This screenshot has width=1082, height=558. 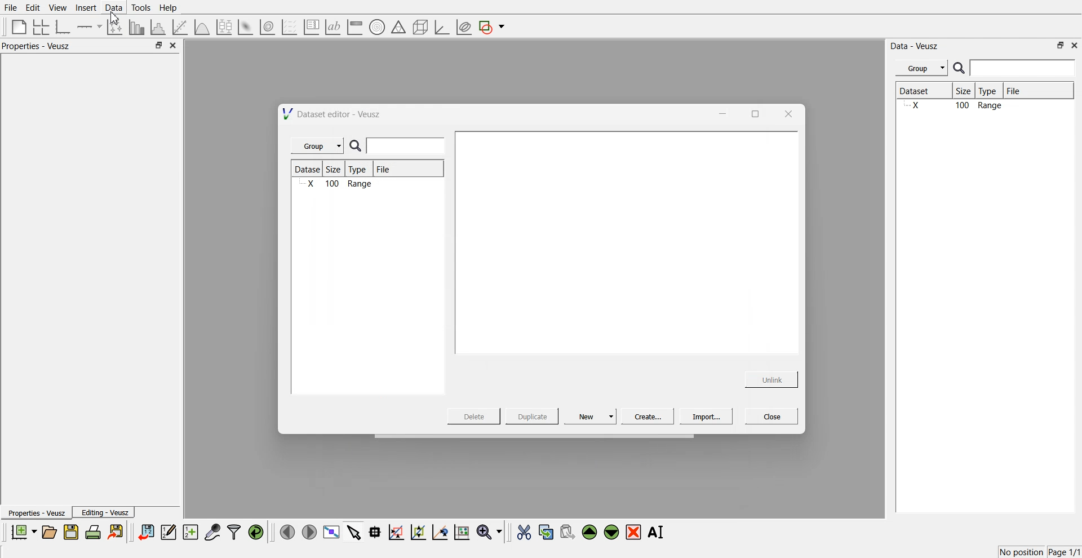 What do you see at coordinates (256, 533) in the screenshot?
I see `reload the data points` at bounding box center [256, 533].